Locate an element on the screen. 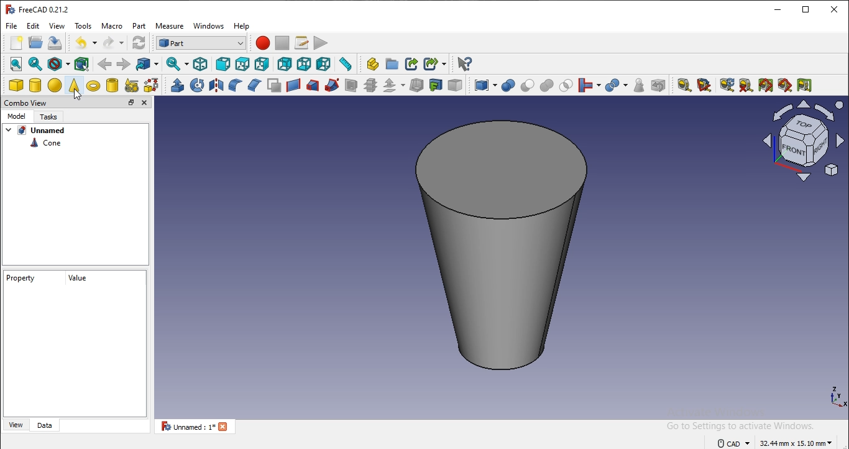  part is located at coordinates (140, 26).